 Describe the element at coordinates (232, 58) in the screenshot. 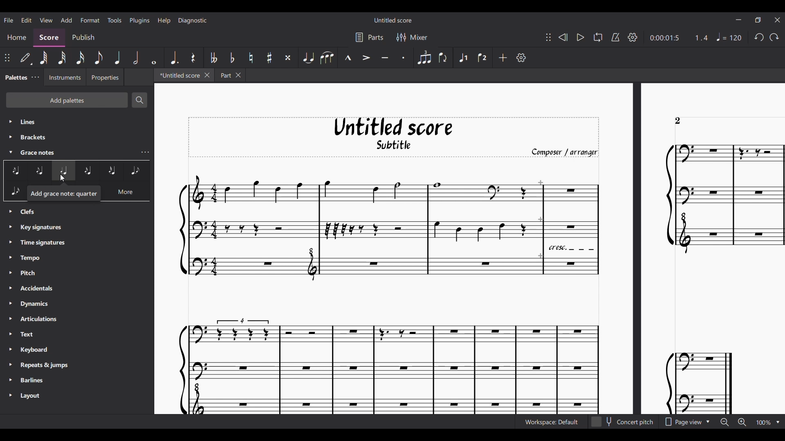

I see `Toggle flat` at that location.